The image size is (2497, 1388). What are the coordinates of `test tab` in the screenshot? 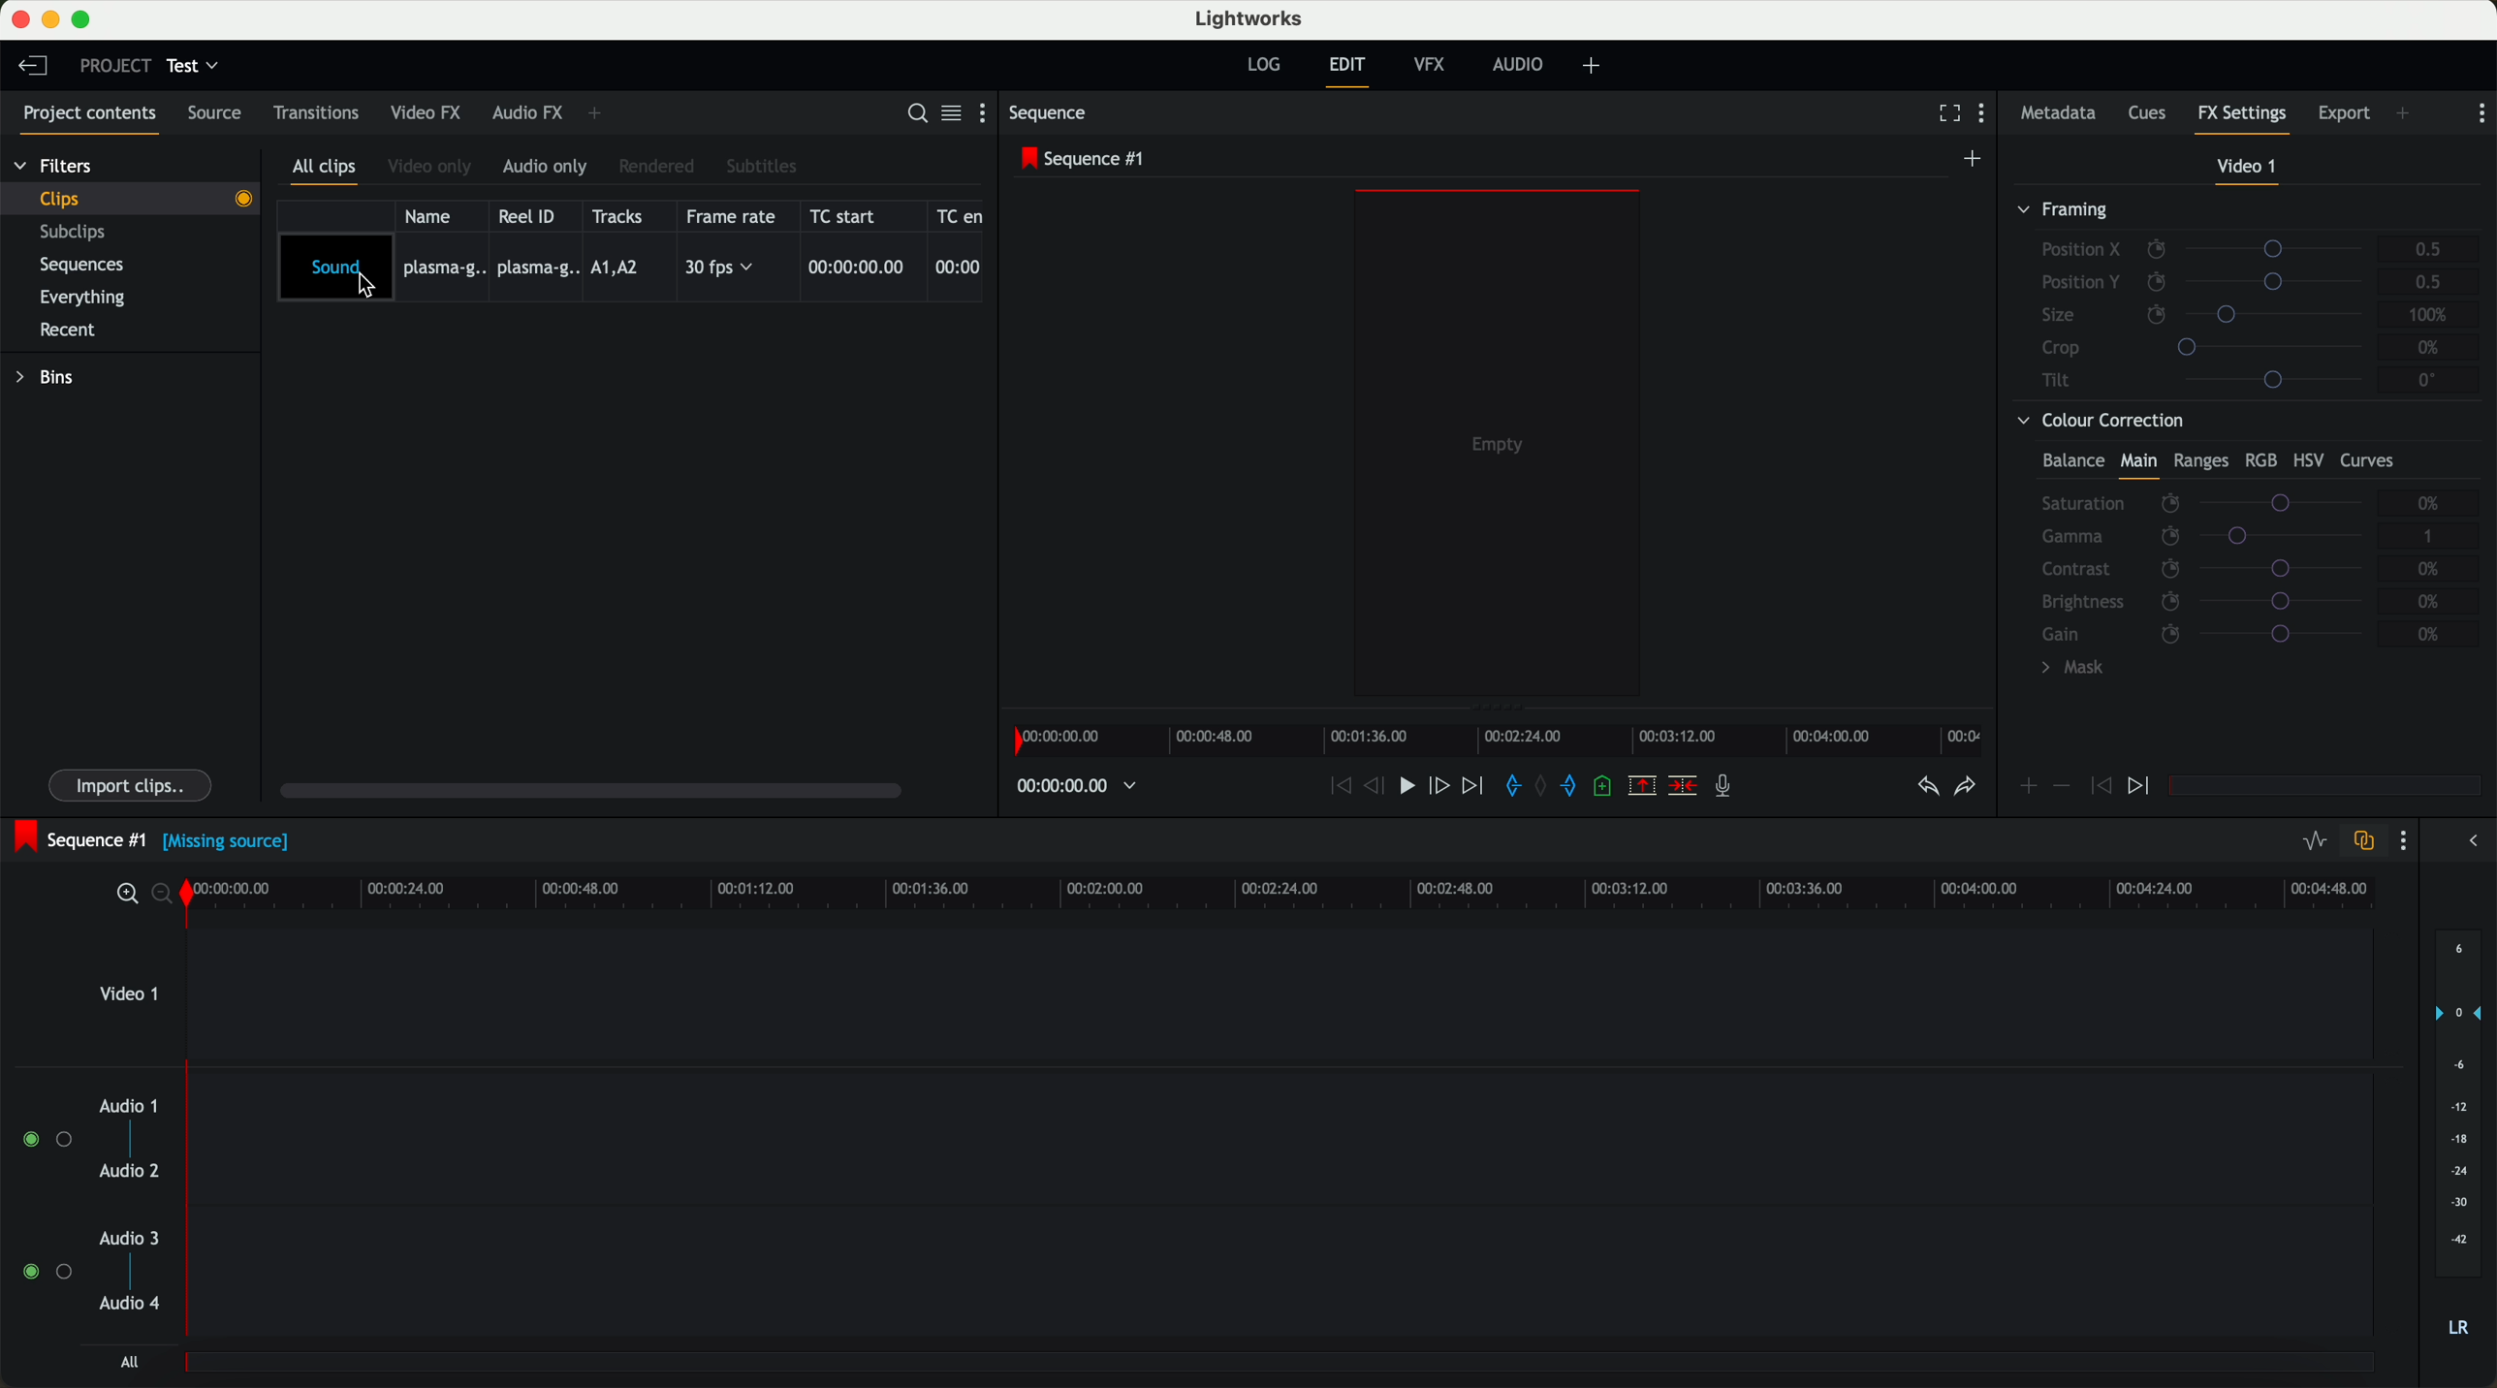 It's located at (195, 61).